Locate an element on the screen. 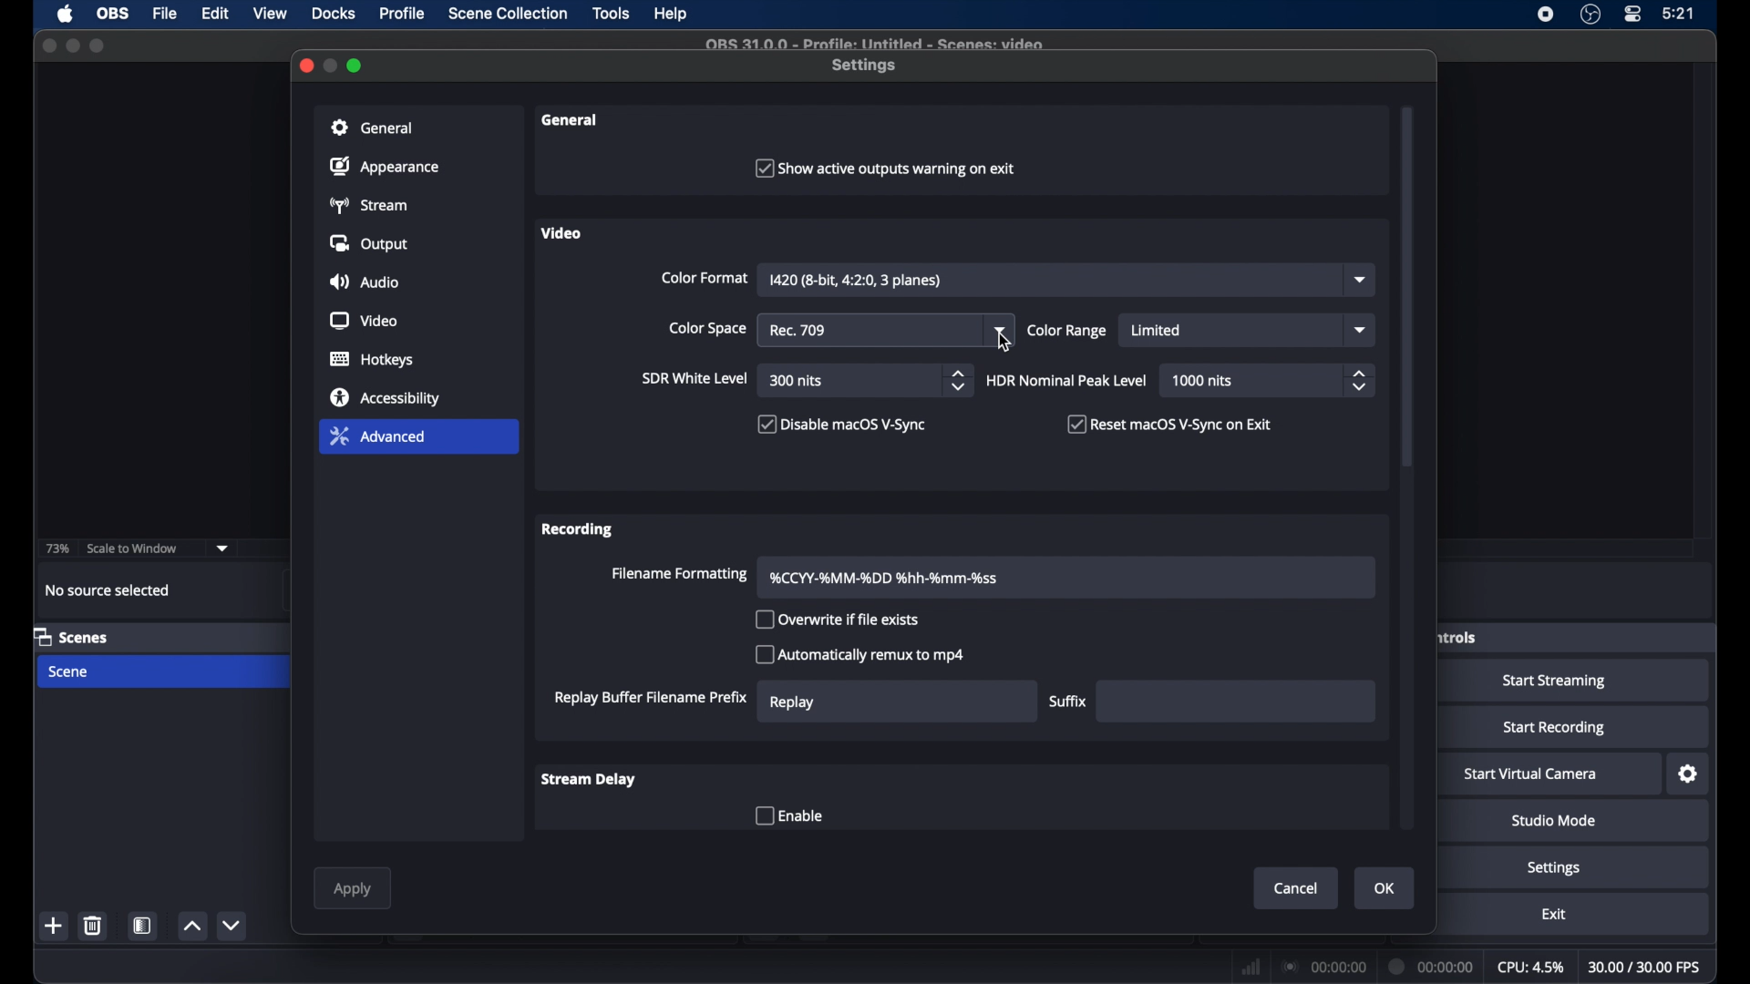  suffix is located at coordinates (1070, 702).